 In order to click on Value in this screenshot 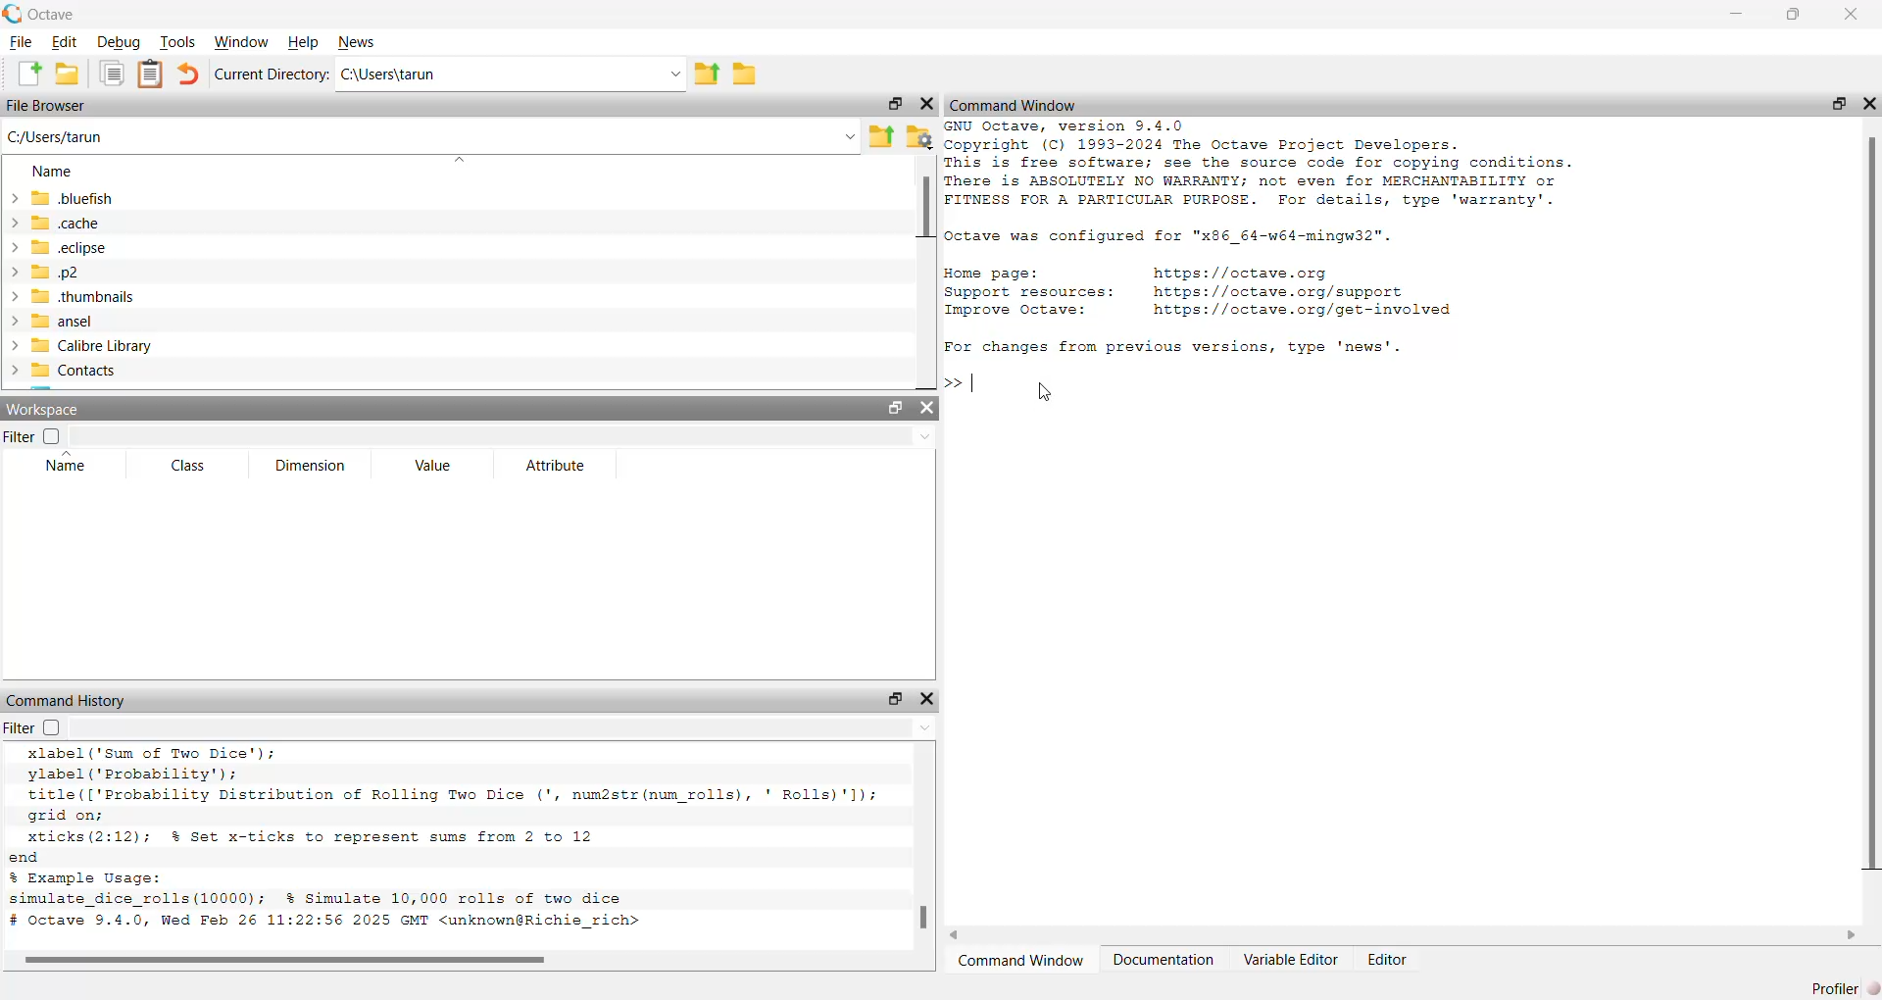, I will do `click(433, 466)`.